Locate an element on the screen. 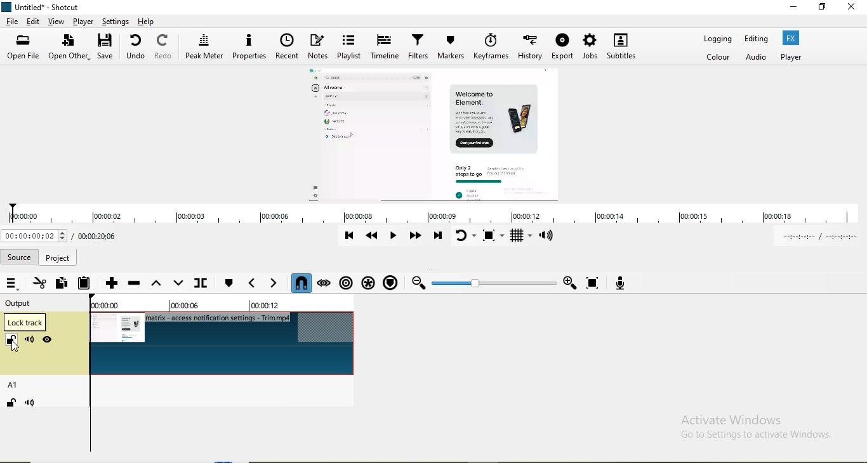 This screenshot has height=463, width=867. Cut is located at coordinates (40, 284).